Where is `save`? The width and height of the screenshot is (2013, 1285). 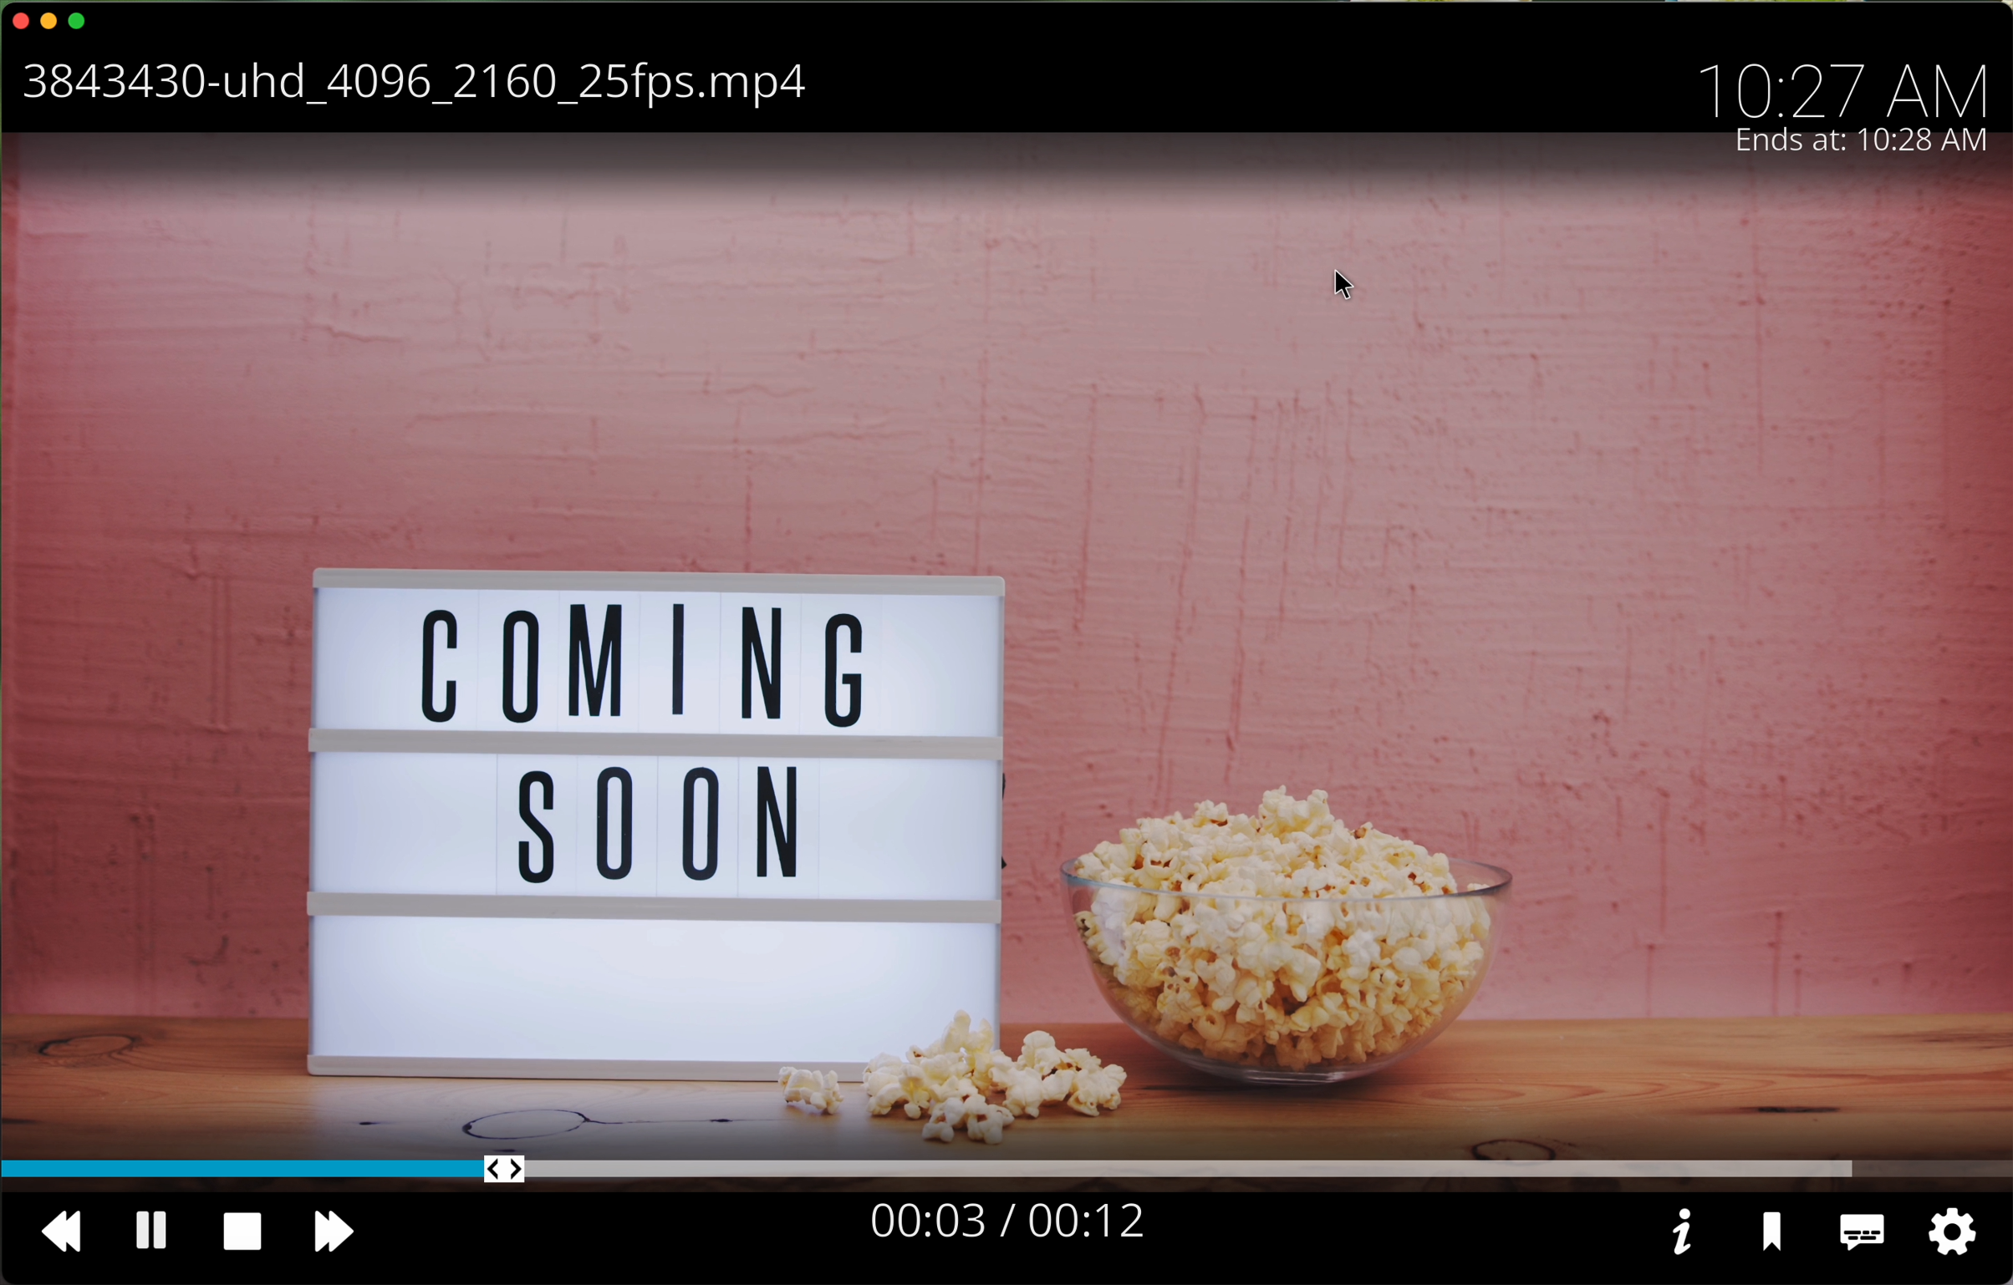
save is located at coordinates (1769, 1229).